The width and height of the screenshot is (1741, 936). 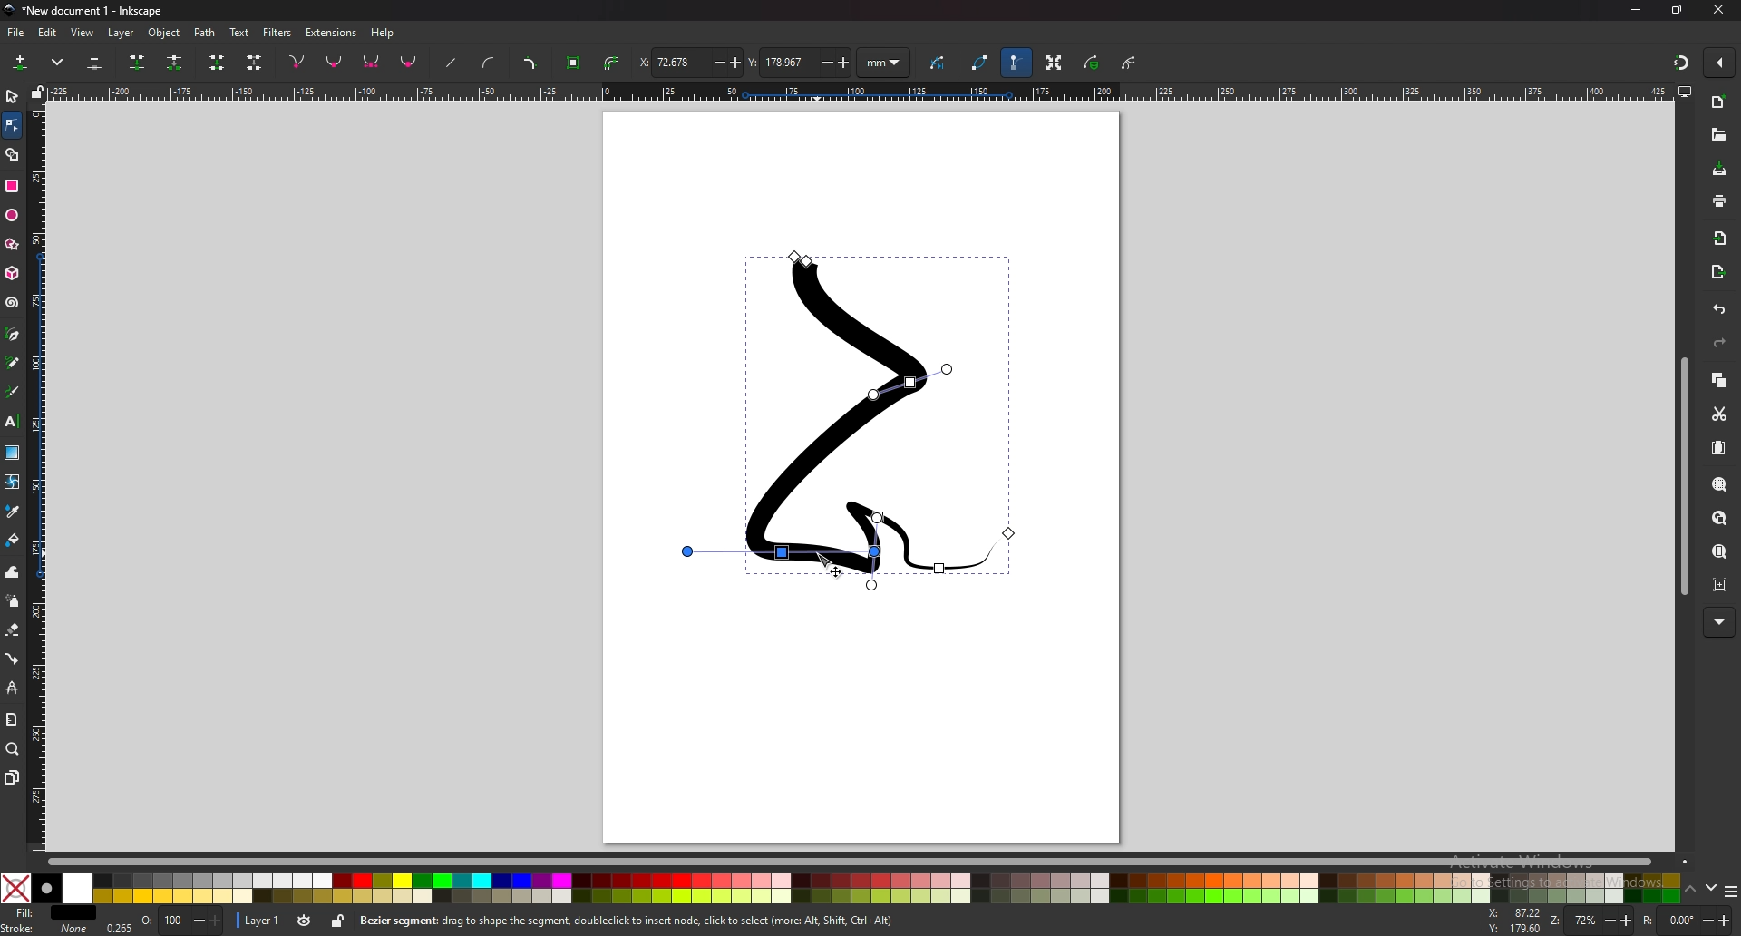 I want to click on print, so click(x=1720, y=202).